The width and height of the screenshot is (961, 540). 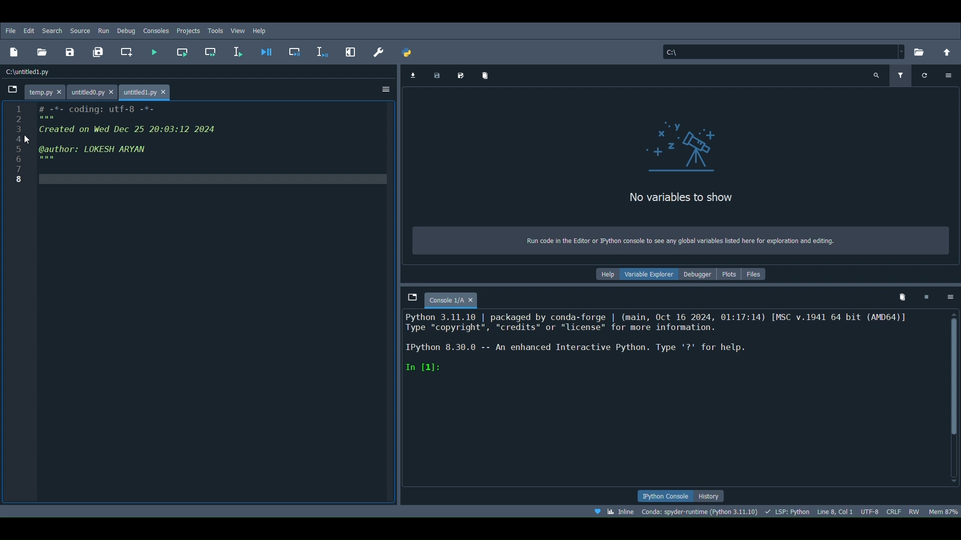 What do you see at coordinates (673, 399) in the screenshot?
I see `Console` at bounding box center [673, 399].